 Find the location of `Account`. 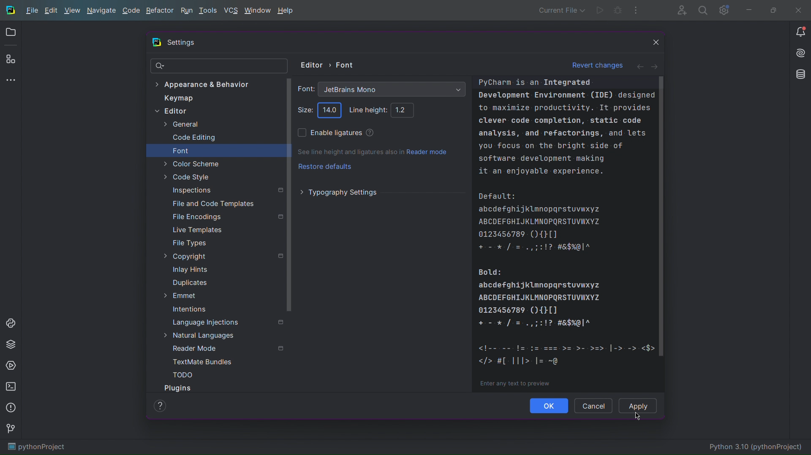

Account is located at coordinates (680, 10).